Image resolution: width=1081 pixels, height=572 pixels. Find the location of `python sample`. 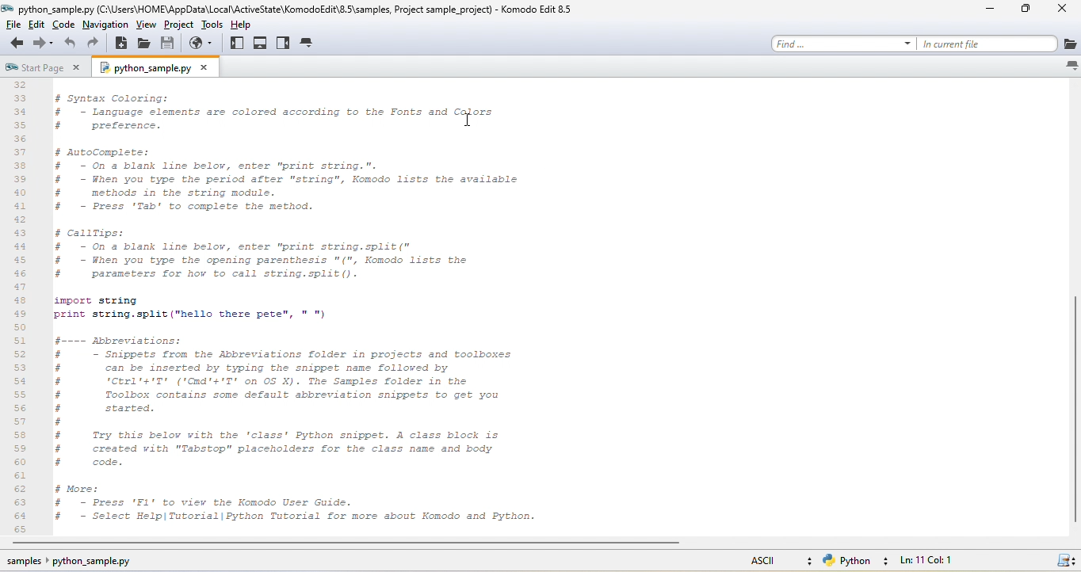

python sample is located at coordinates (171, 68).